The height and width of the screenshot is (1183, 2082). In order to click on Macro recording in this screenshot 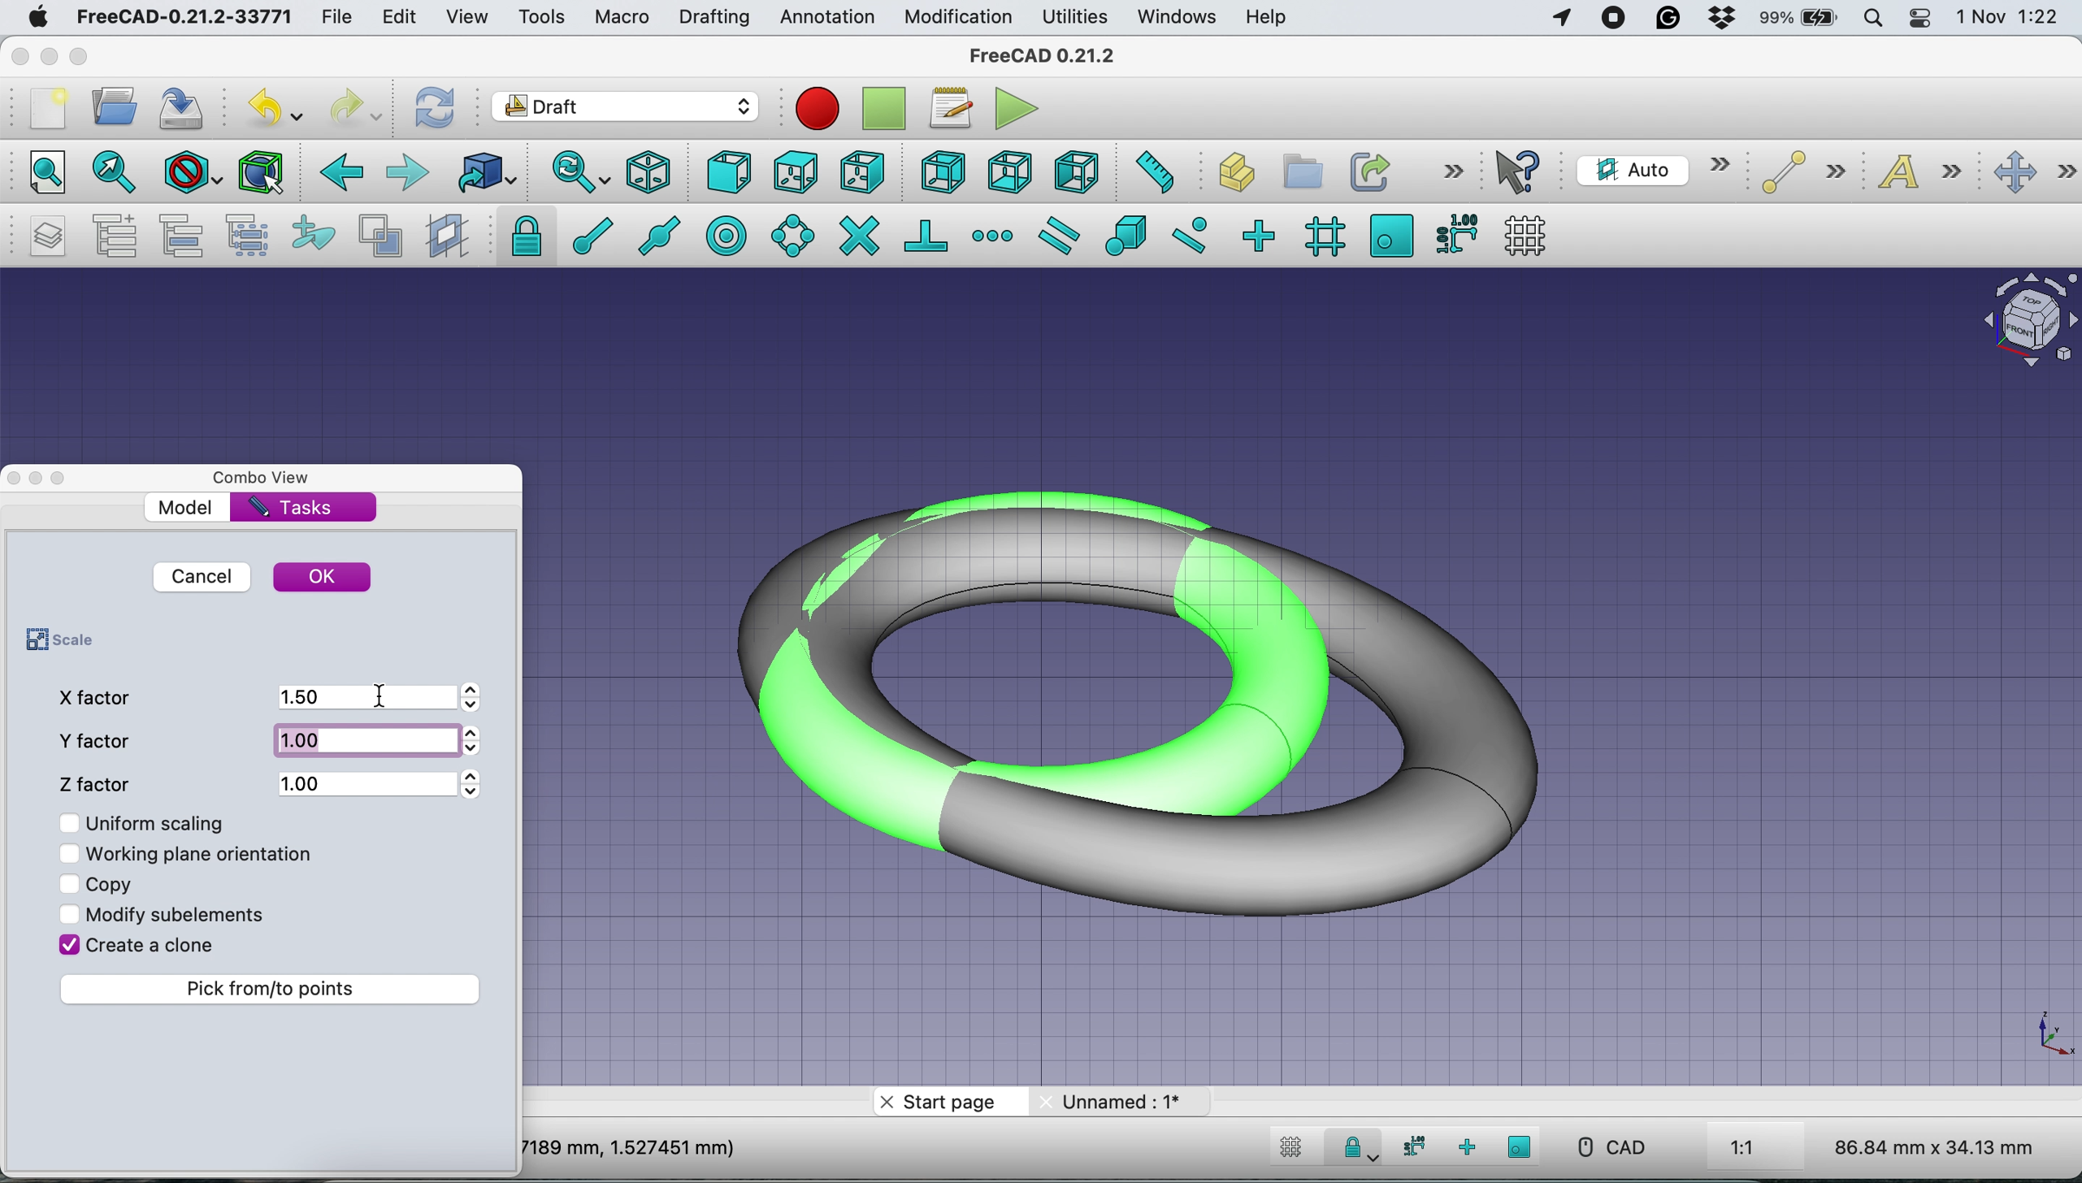, I will do `click(817, 109)`.